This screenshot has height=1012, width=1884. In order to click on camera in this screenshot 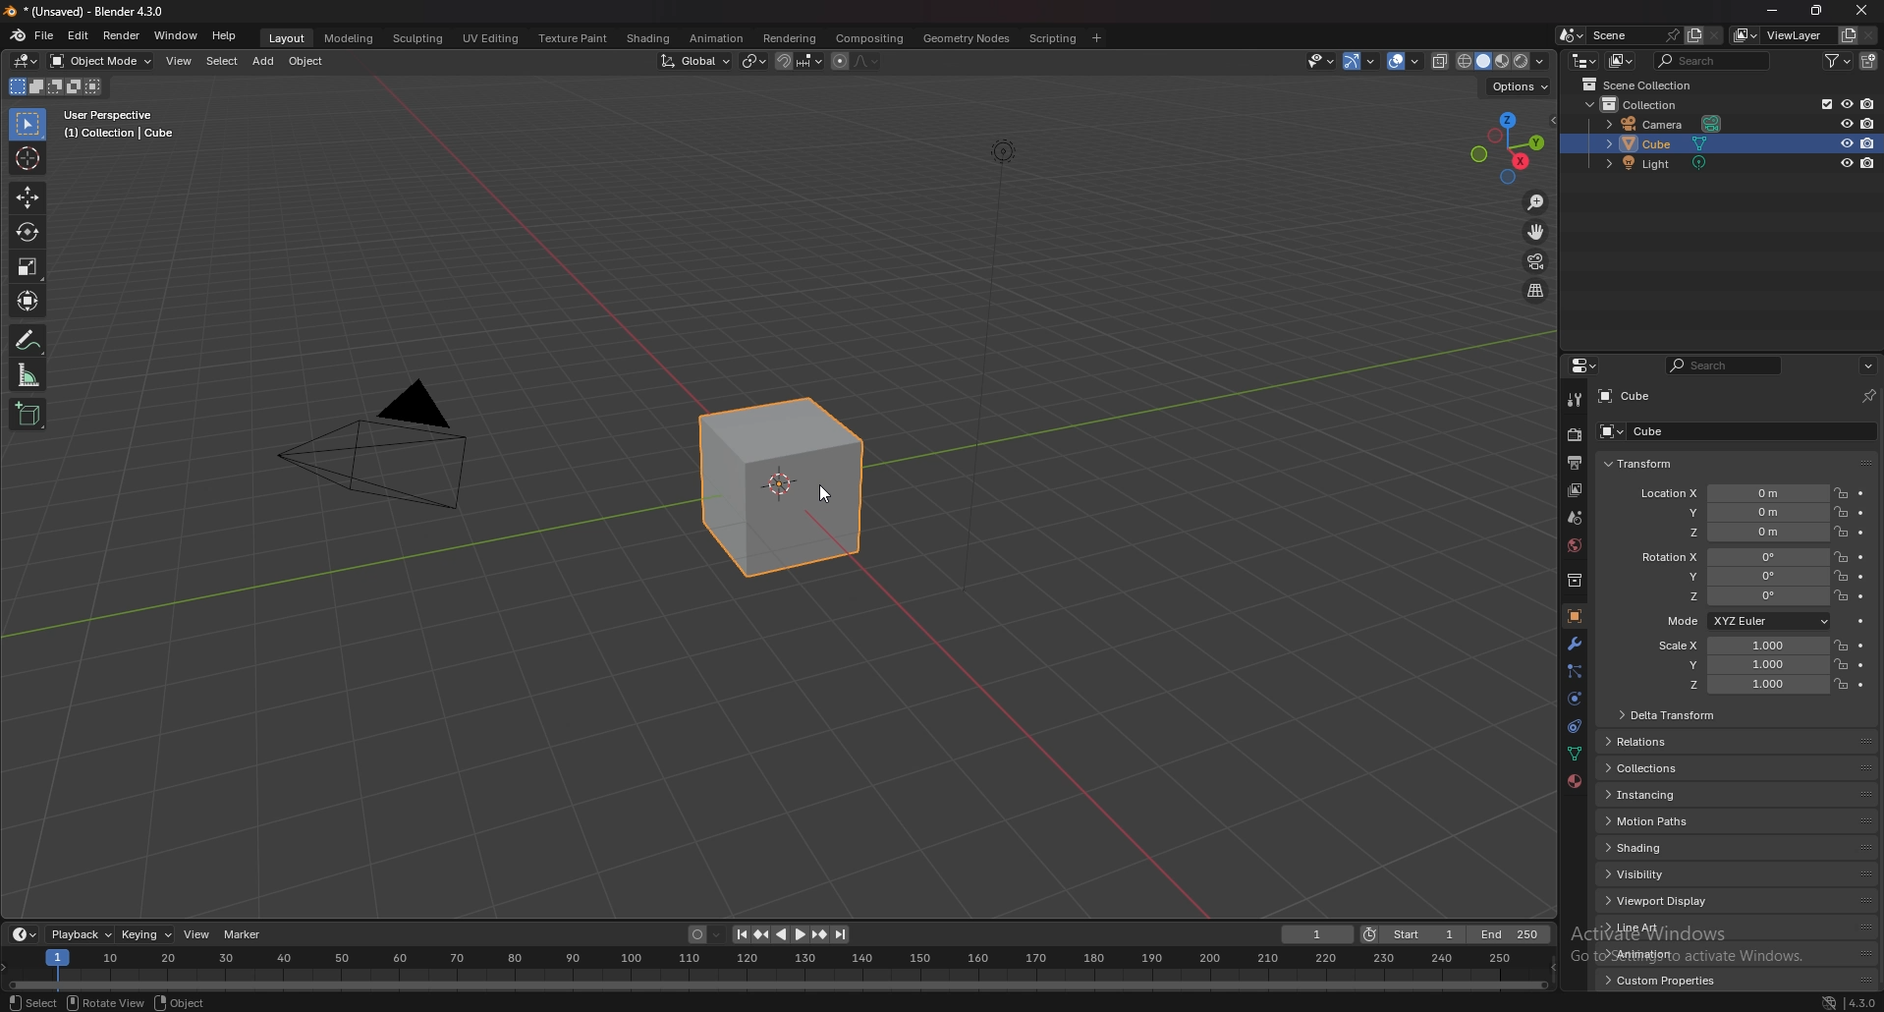, I will do `click(394, 450)`.